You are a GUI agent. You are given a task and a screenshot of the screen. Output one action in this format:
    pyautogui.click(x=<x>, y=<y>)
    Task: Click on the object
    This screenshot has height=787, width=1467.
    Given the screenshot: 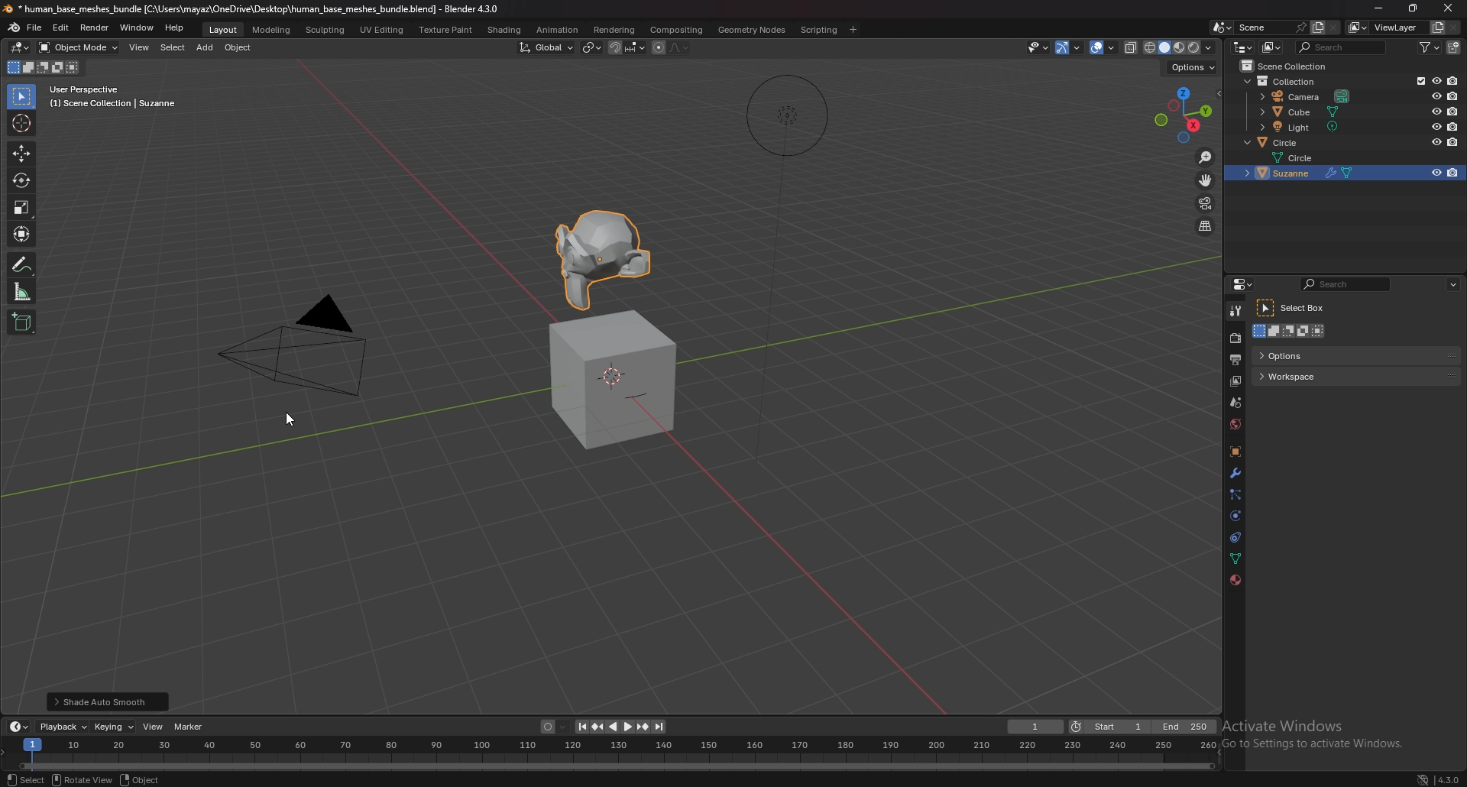 What is the action you would take?
    pyautogui.click(x=1235, y=451)
    